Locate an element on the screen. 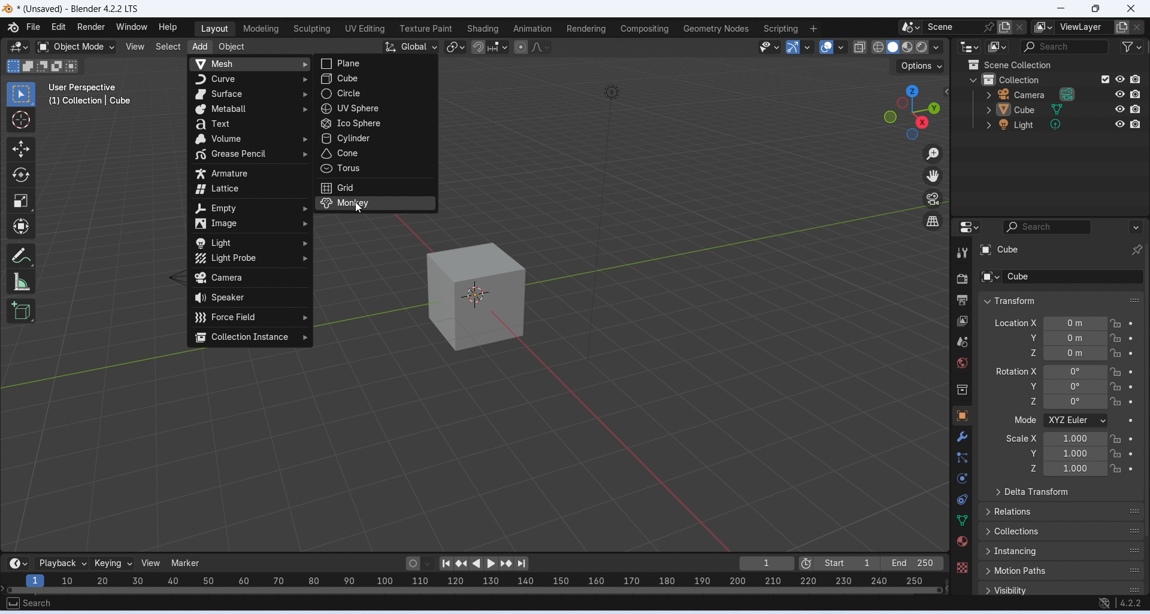 The image size is (1150, 614). remove view layer is located at coordinates (1138, 28).